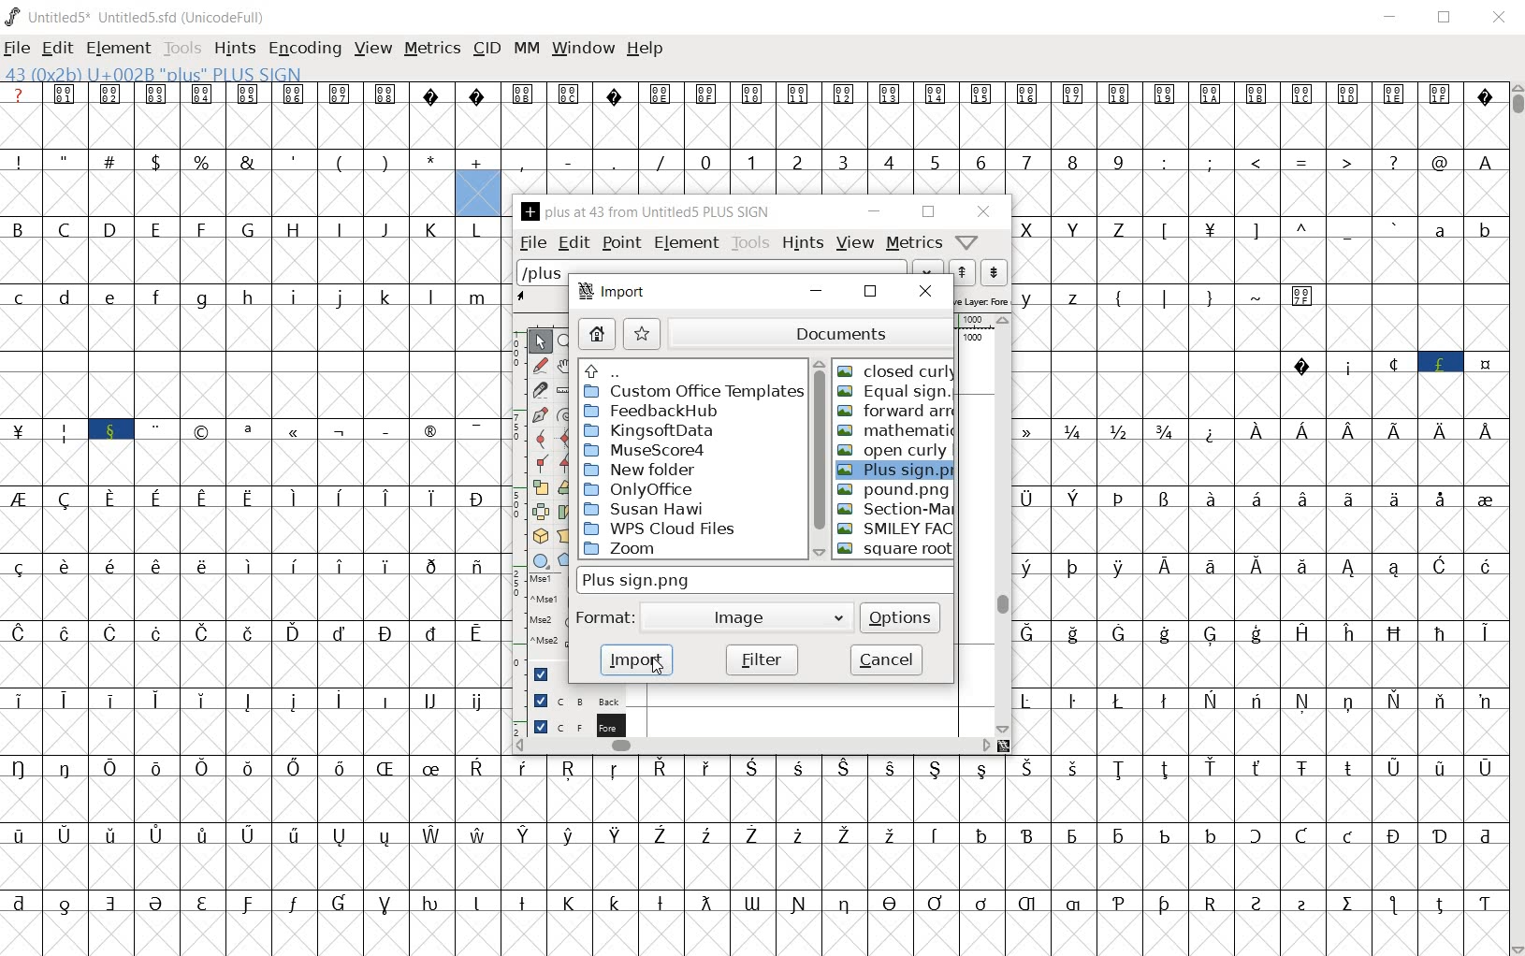 Image resolution: width=1525 pixels, height=956 pixels. I want to click on options, so click(900, 616).